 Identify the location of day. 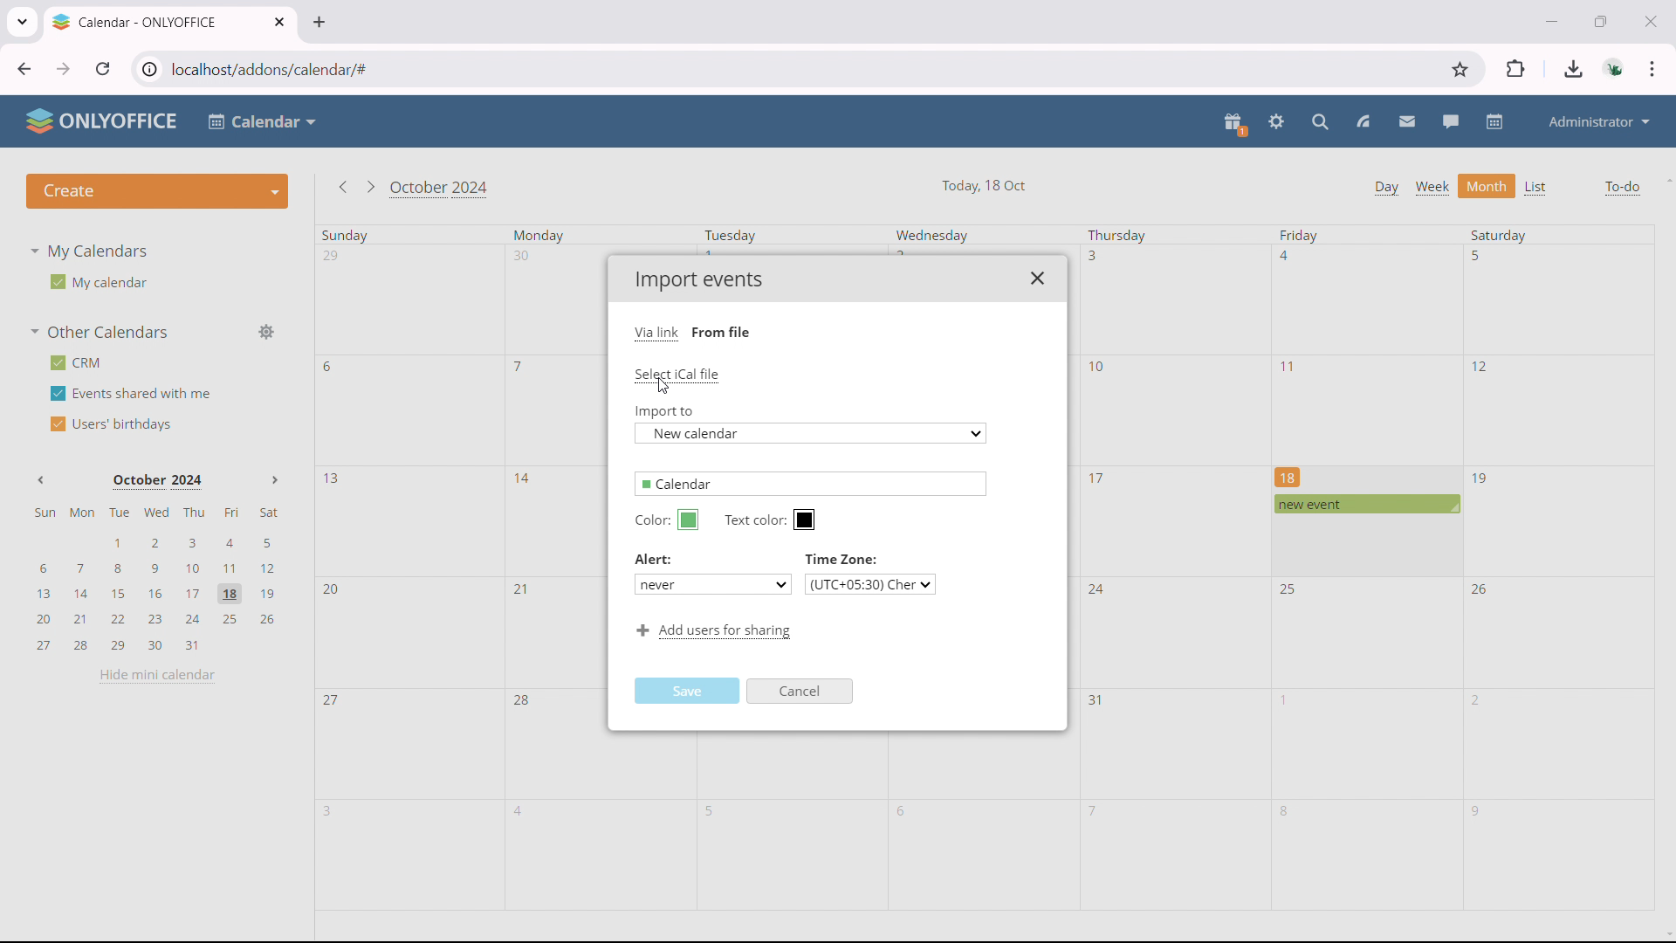
(1386, 188).